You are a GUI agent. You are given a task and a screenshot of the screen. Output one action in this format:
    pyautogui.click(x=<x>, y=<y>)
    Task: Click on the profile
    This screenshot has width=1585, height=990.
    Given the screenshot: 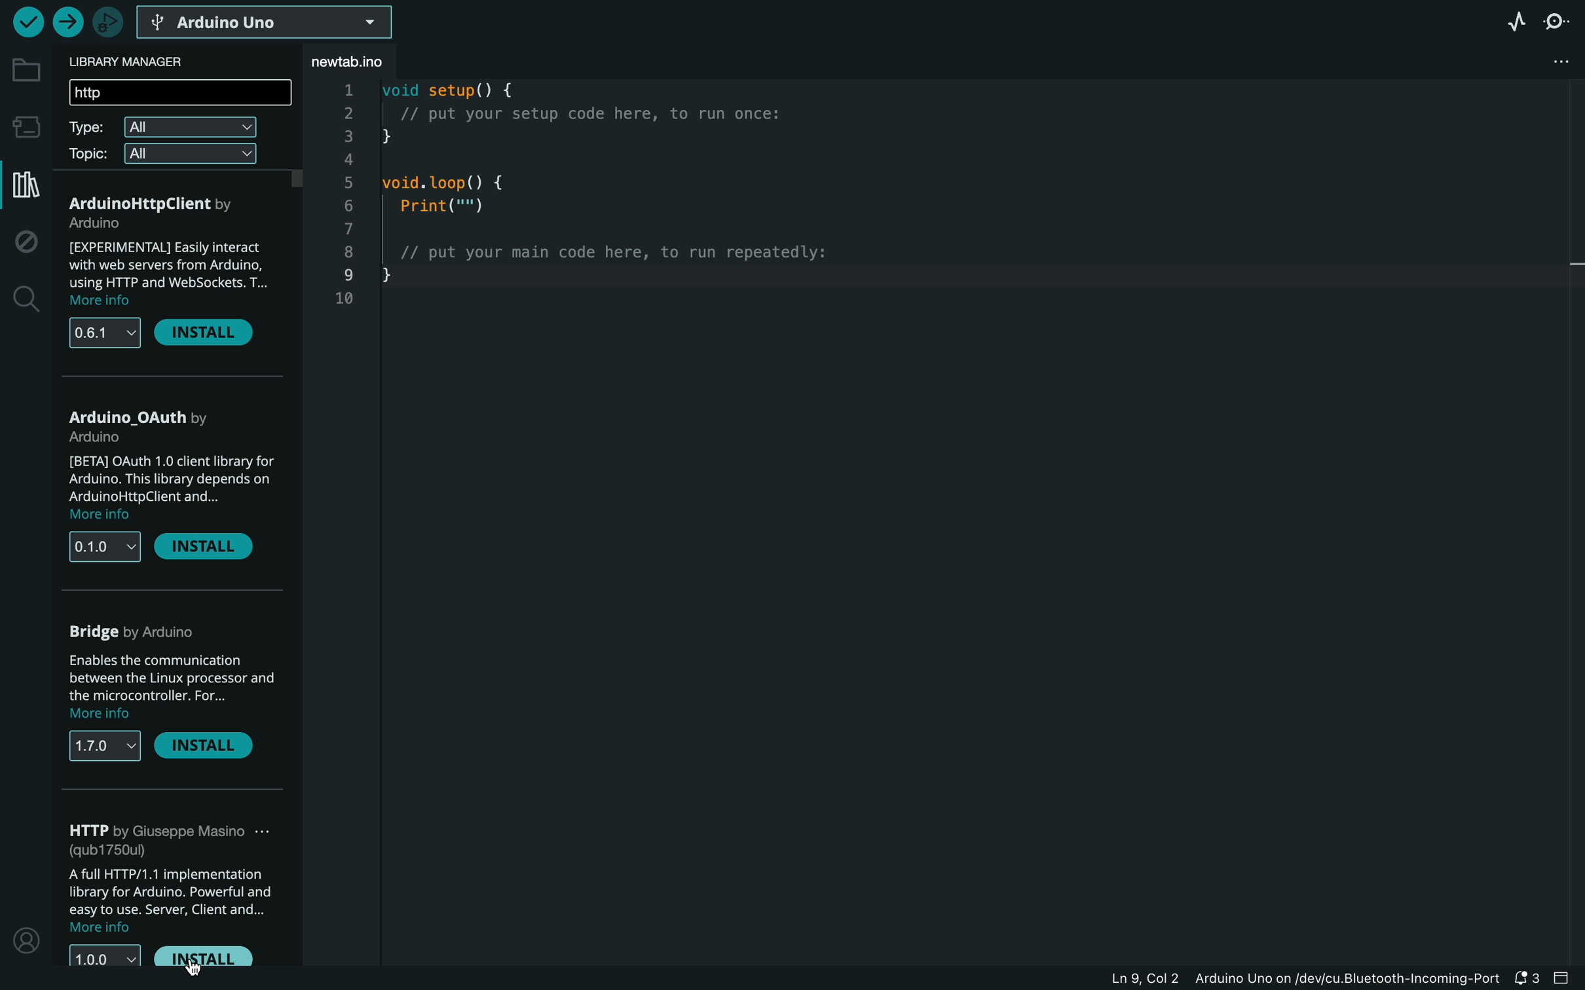 What is the action you would take?
    pyautogui.click(x=25, y=938)
    